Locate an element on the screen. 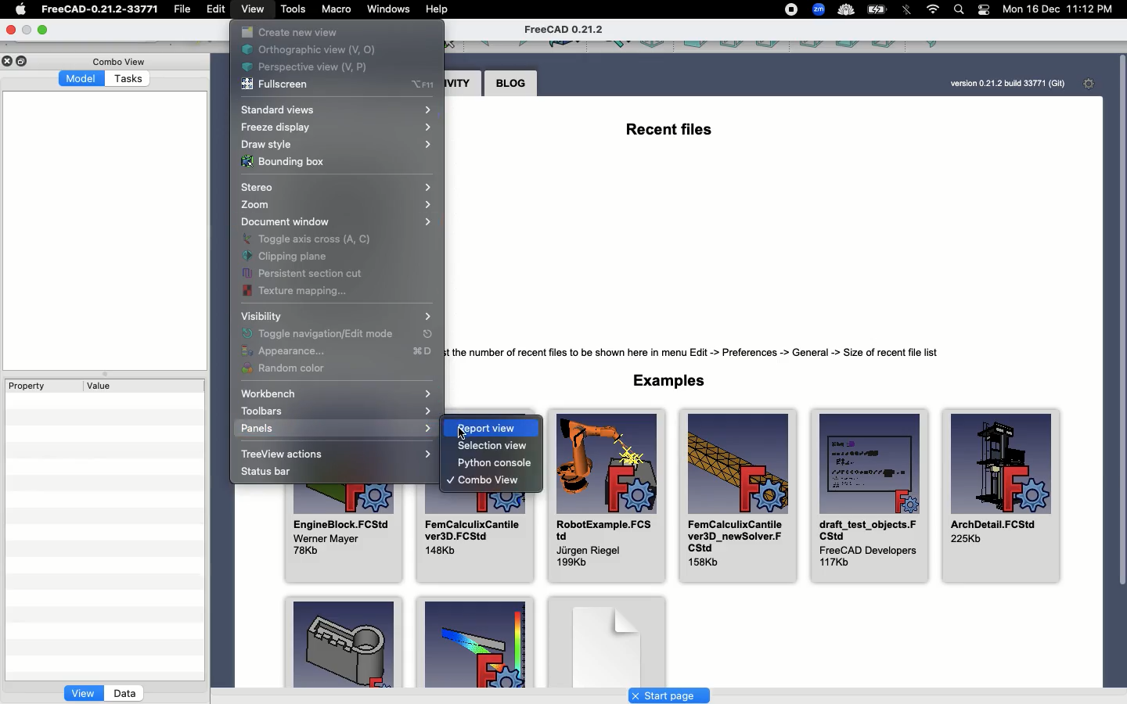  Selection view is located at coordinates (496, 447).